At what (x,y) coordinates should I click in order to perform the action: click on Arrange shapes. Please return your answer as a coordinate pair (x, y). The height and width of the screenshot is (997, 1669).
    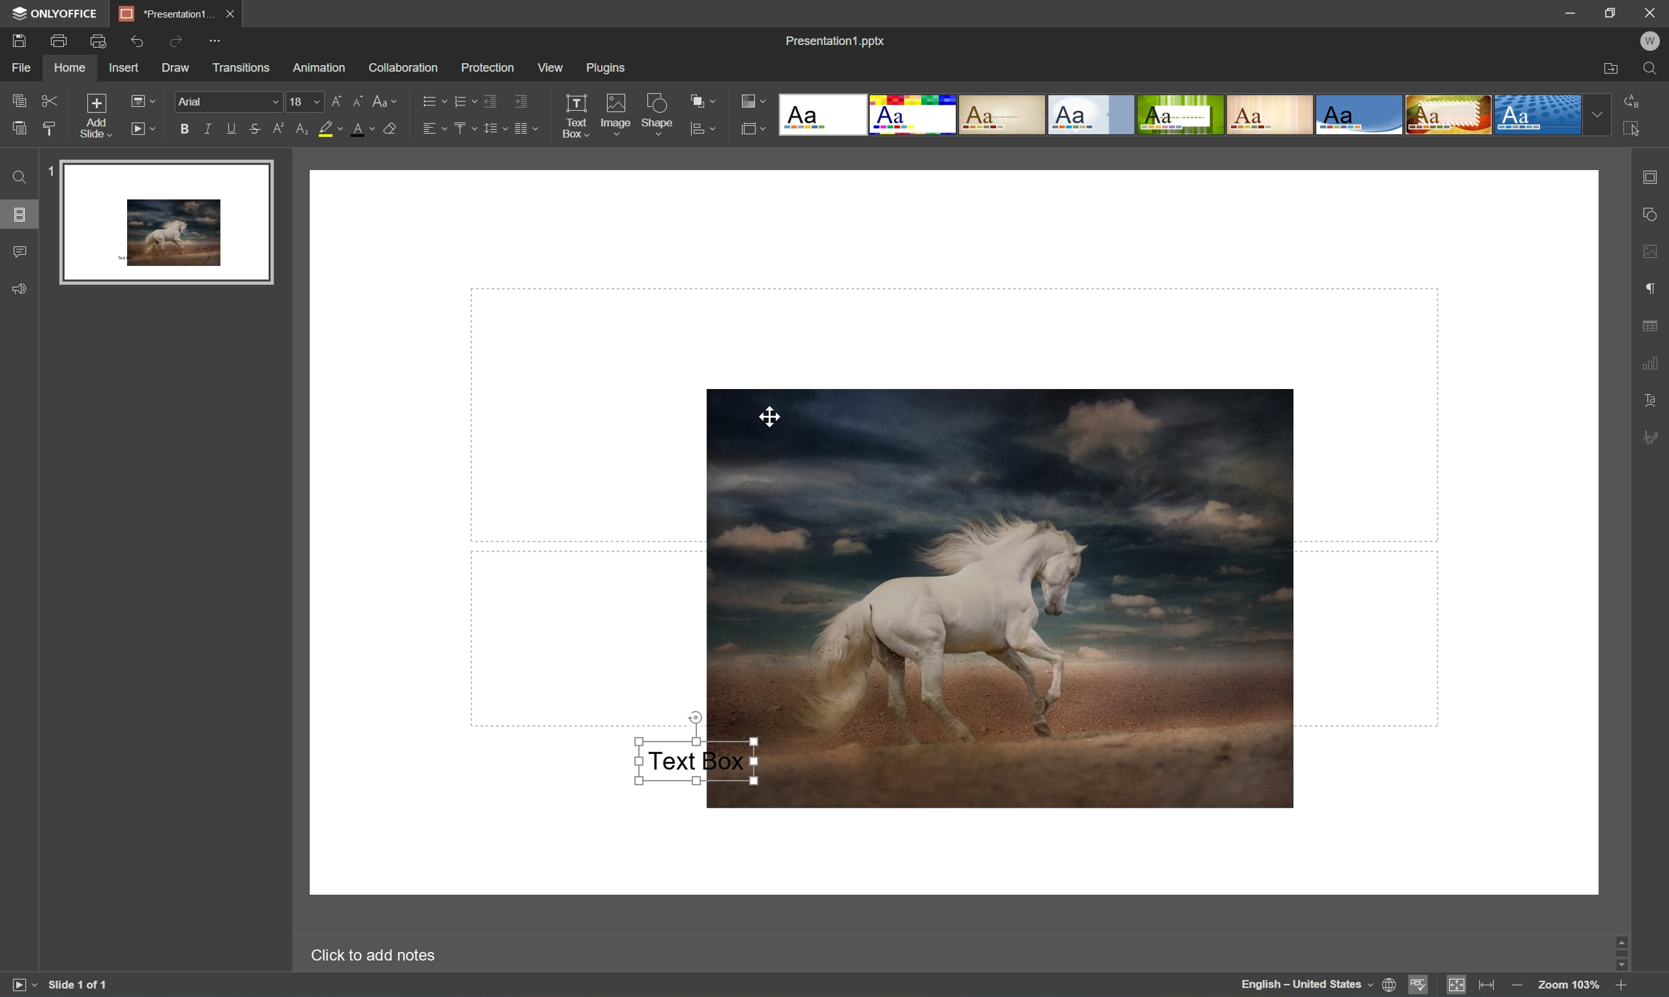
    Looking at the image, I should click on (701, 100).